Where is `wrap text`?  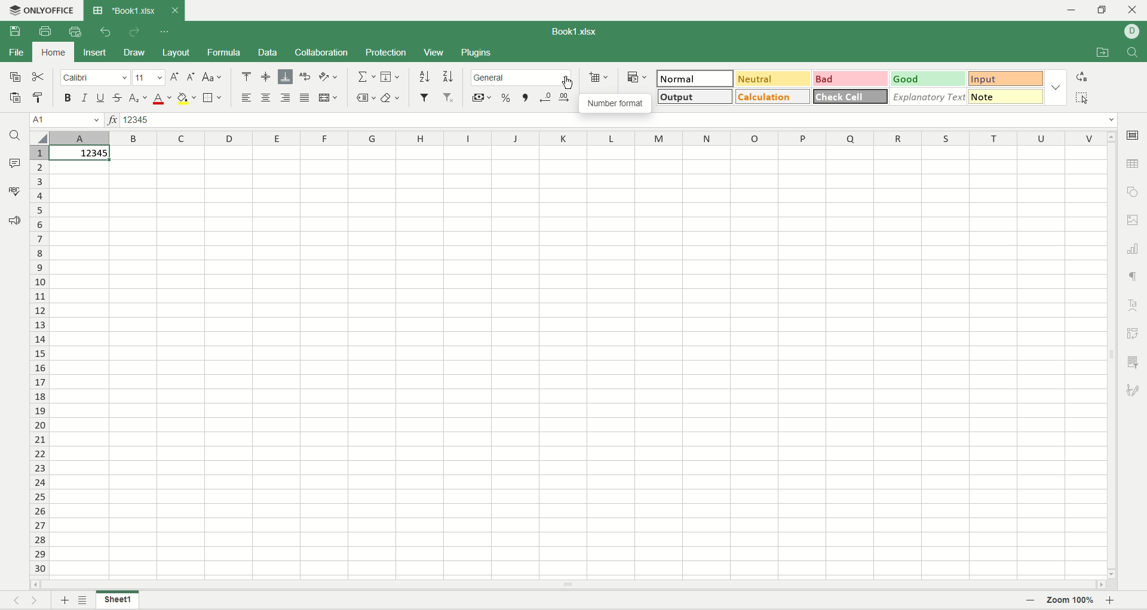
wrap text is located at coordinates (306, 77).